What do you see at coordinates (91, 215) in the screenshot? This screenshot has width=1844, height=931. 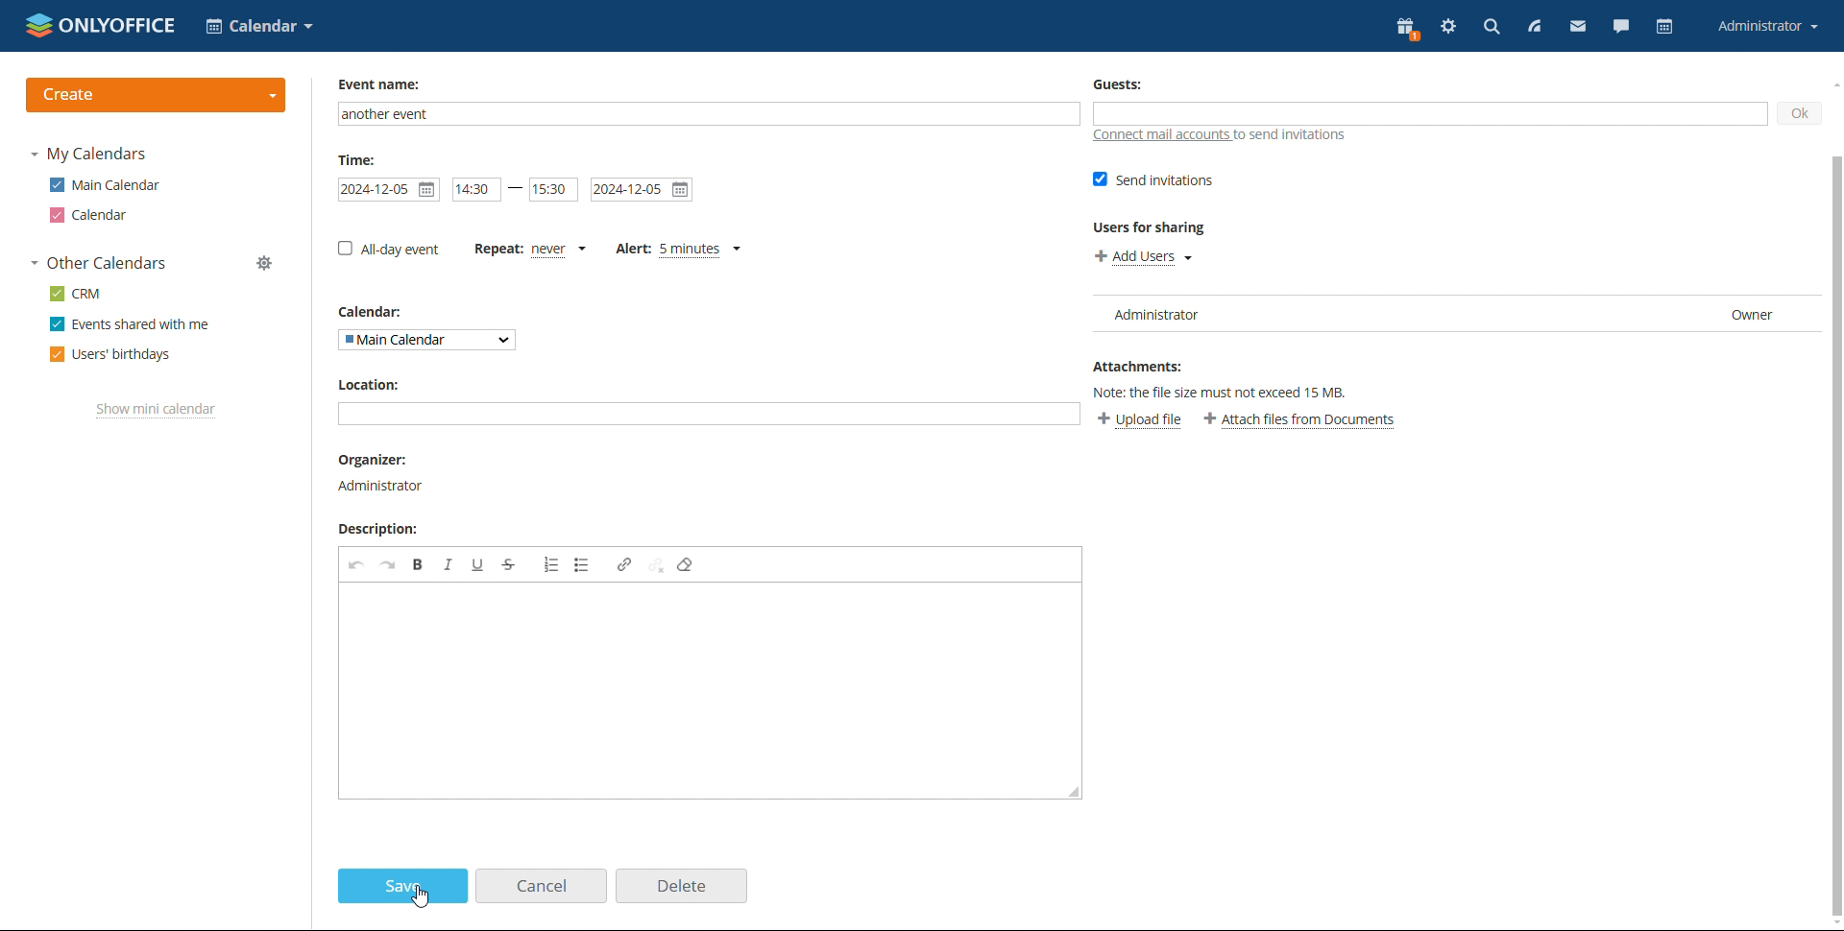 I see `calendar` at bounding box center [91, 215].